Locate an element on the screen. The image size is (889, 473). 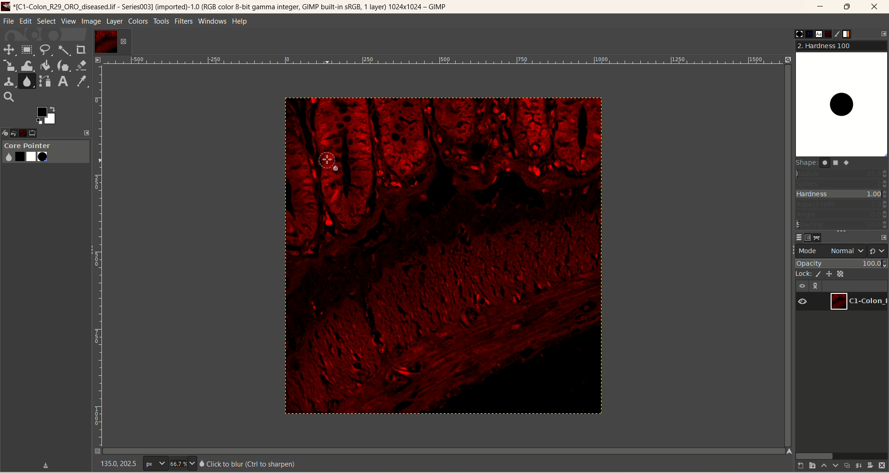
close is located at coordinates (876, 7).